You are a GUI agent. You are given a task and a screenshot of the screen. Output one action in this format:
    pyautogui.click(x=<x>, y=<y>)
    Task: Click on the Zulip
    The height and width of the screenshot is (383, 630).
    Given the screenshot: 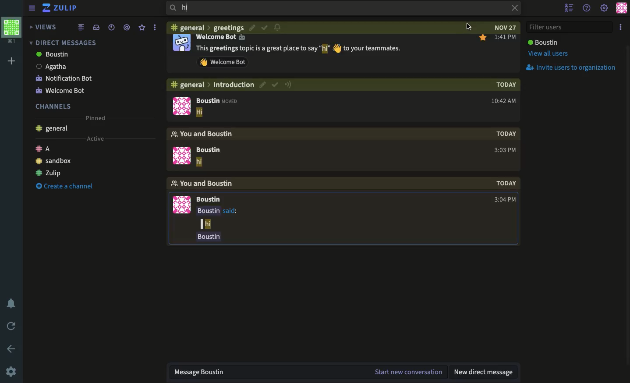 What is the action you would take?
    pyautogui.click(x=61, y=8)
    